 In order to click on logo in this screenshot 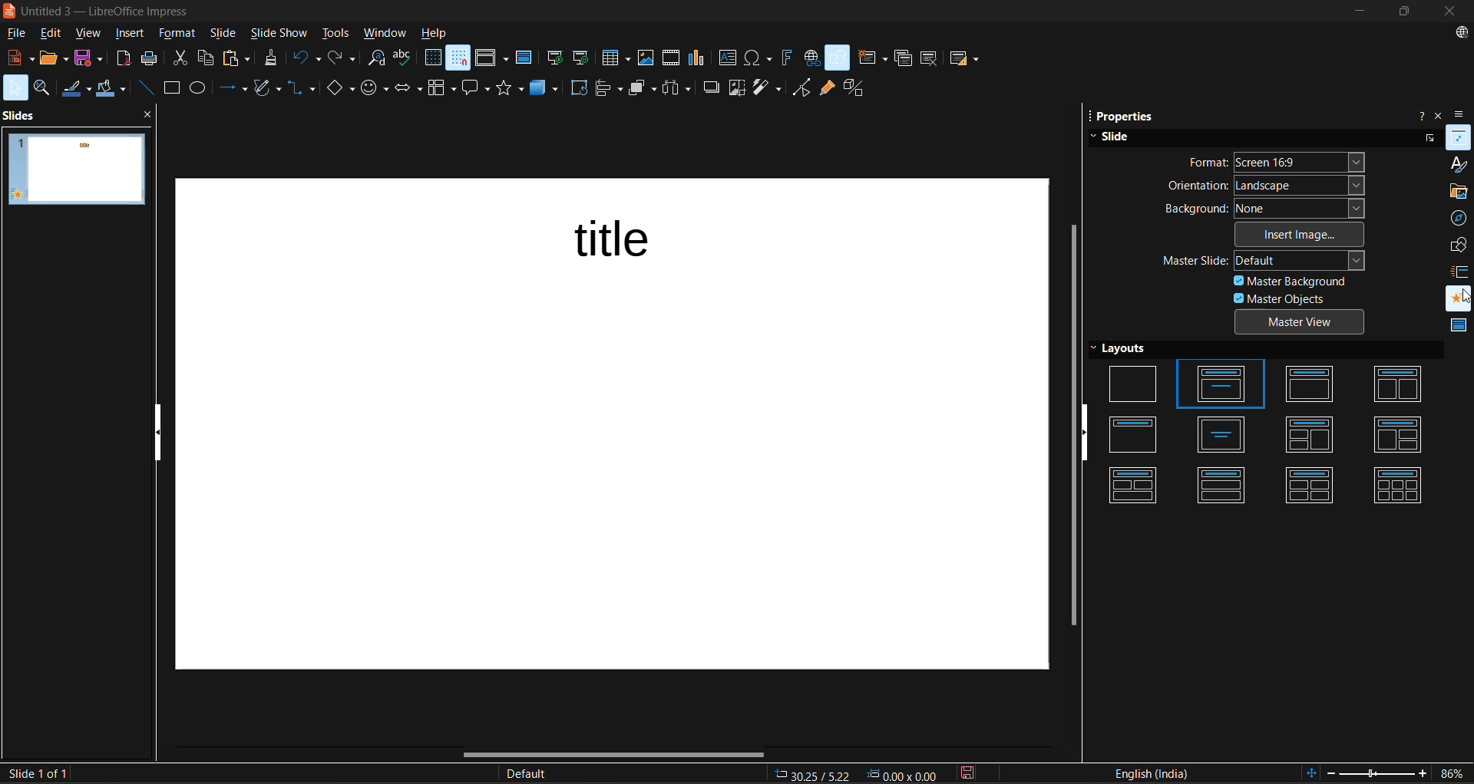, I will do `click(9, 10)`.